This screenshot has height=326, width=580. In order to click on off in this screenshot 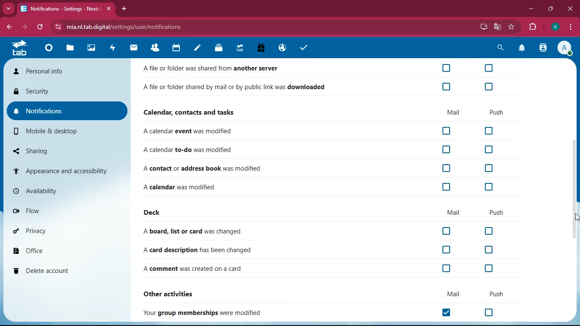, I will do `click(489, 131)`.